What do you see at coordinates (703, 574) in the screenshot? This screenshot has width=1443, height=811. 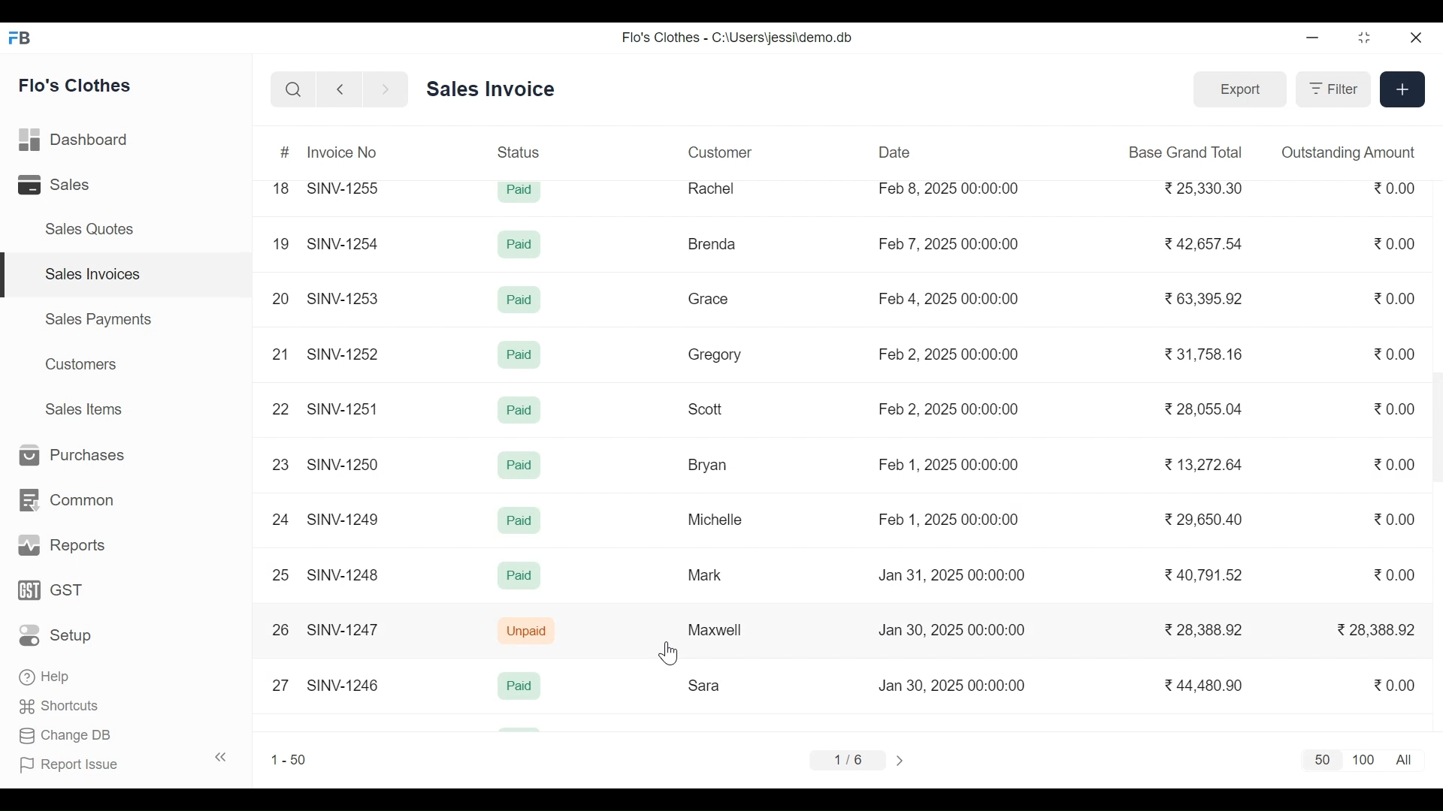 I see `Mark` at bounding box center [703, 574].